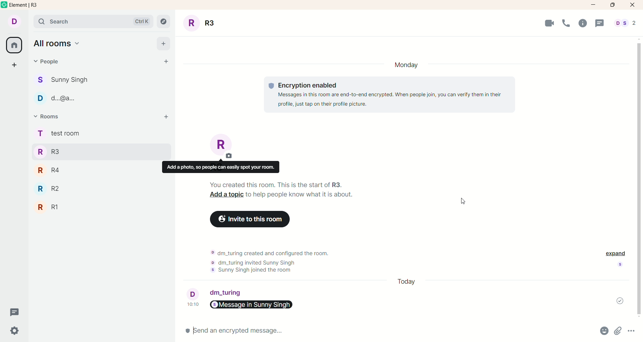 The height and width of the screenshot is (342, 643). I want to click on start chat, so click(162, 62).